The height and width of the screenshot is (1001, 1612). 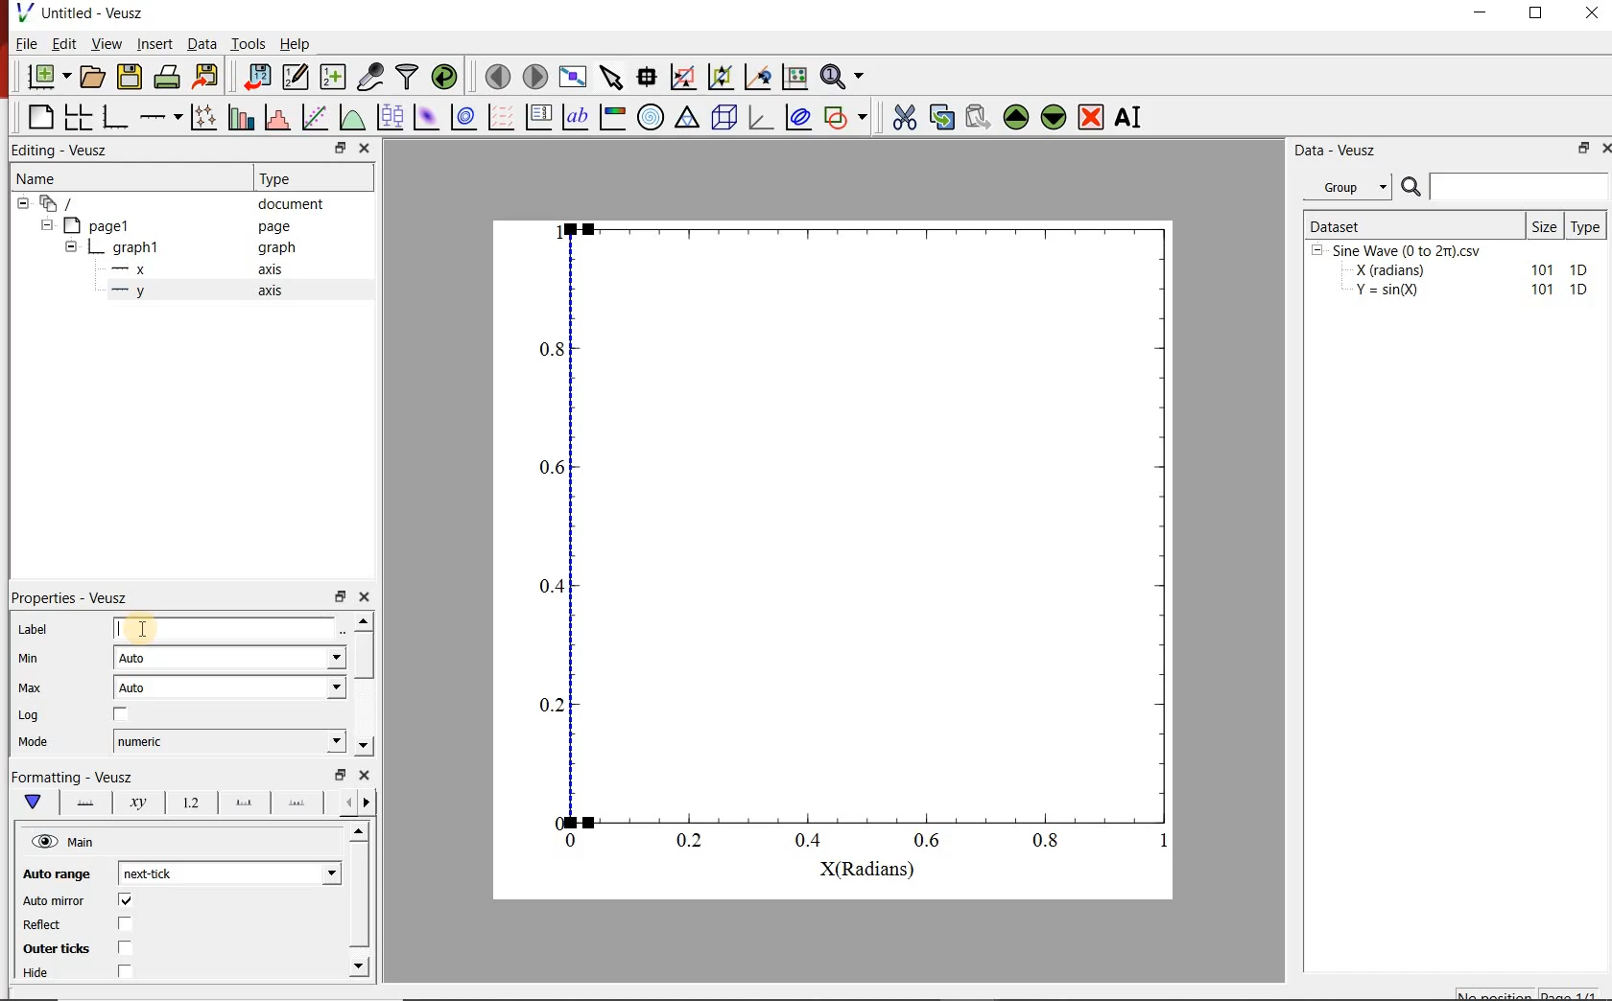 I want to click on @ main, so click(x=62, y=843).